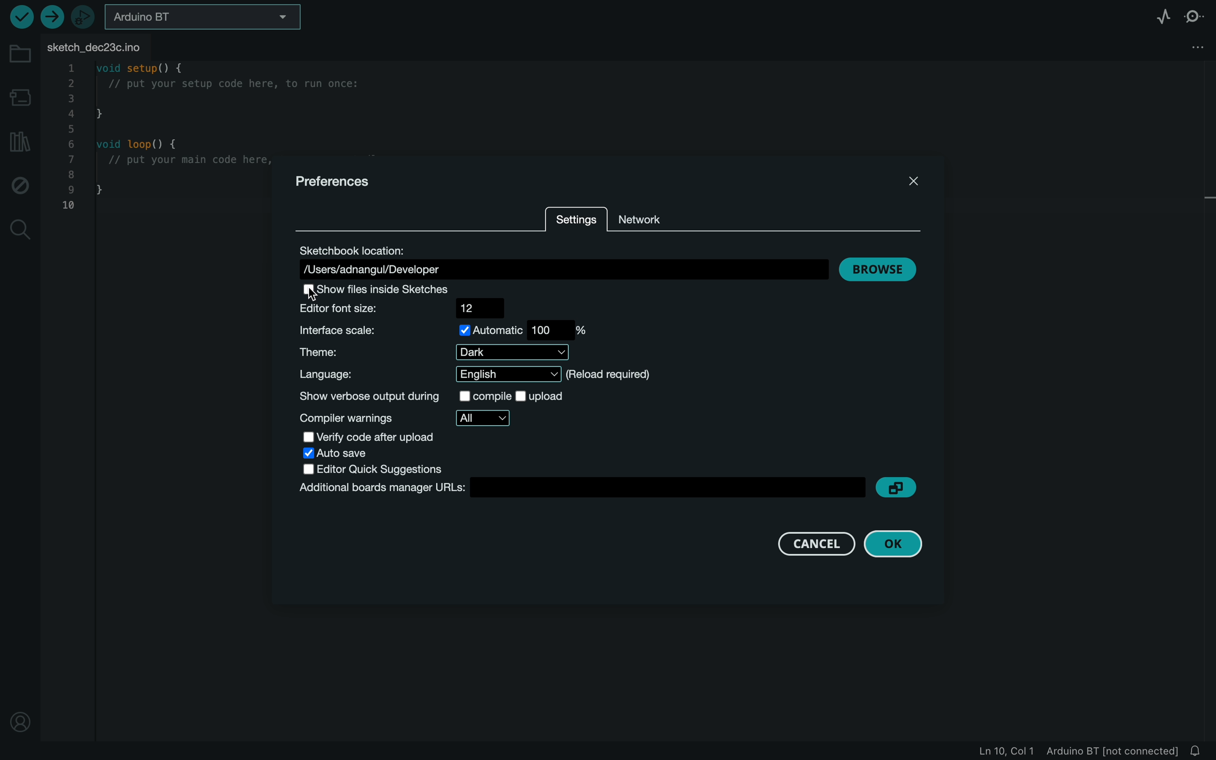  I want to click on location, so click(563, 260).